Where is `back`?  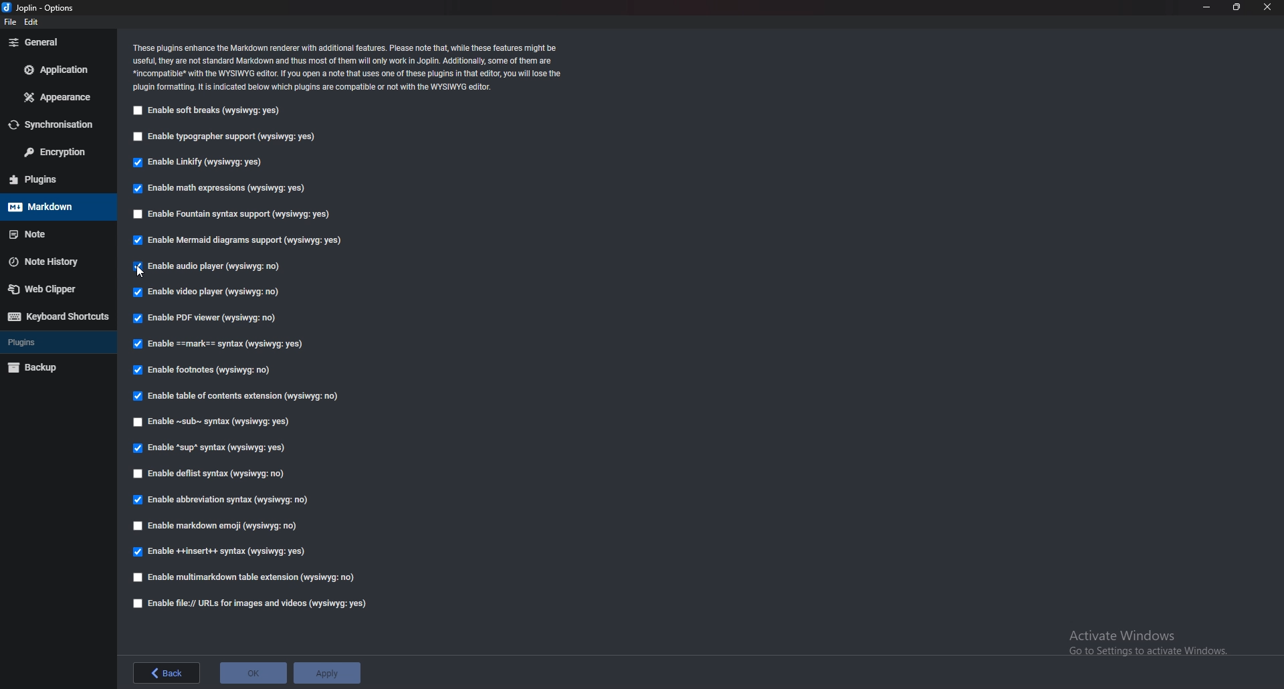 back is located at coordinates (167, 674).